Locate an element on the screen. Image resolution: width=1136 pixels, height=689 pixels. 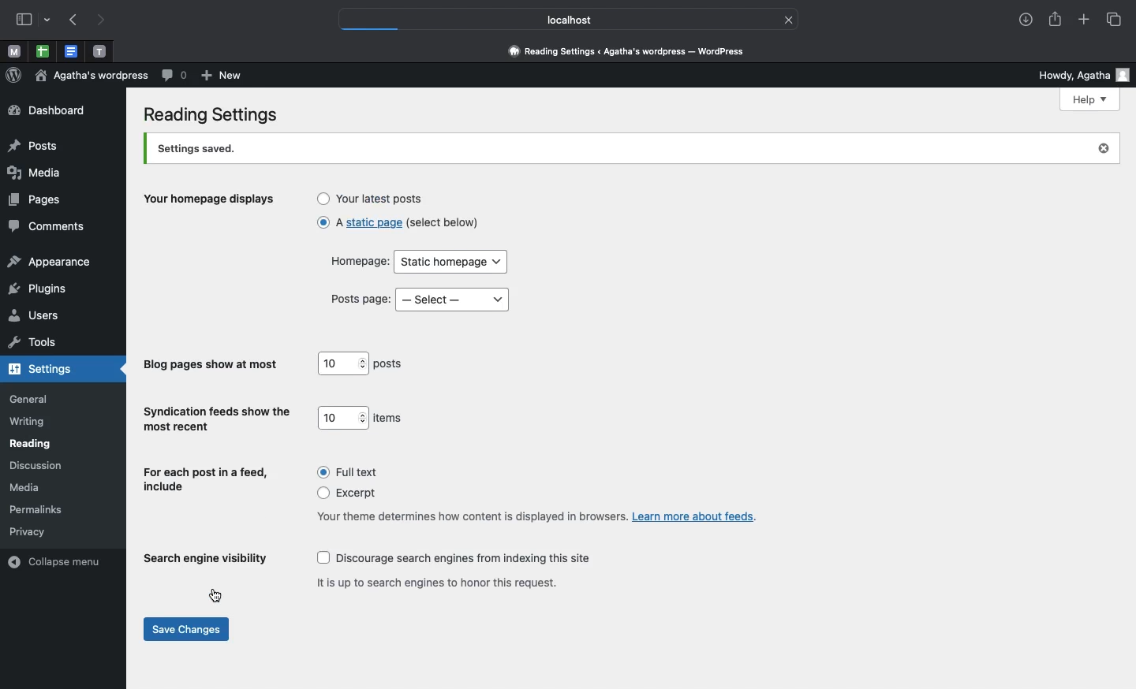
settings is located at coordinates (45, 370).